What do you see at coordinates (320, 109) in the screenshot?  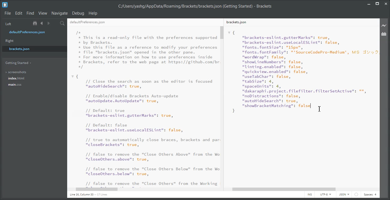 I see `cursor` at bounding box center [320, 109].